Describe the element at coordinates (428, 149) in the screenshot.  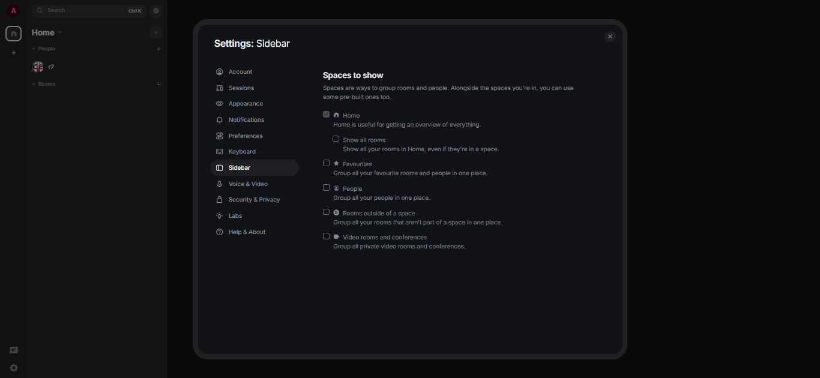
I see `‘Show all your rooms in Home, even if they're in a space.` at that location.